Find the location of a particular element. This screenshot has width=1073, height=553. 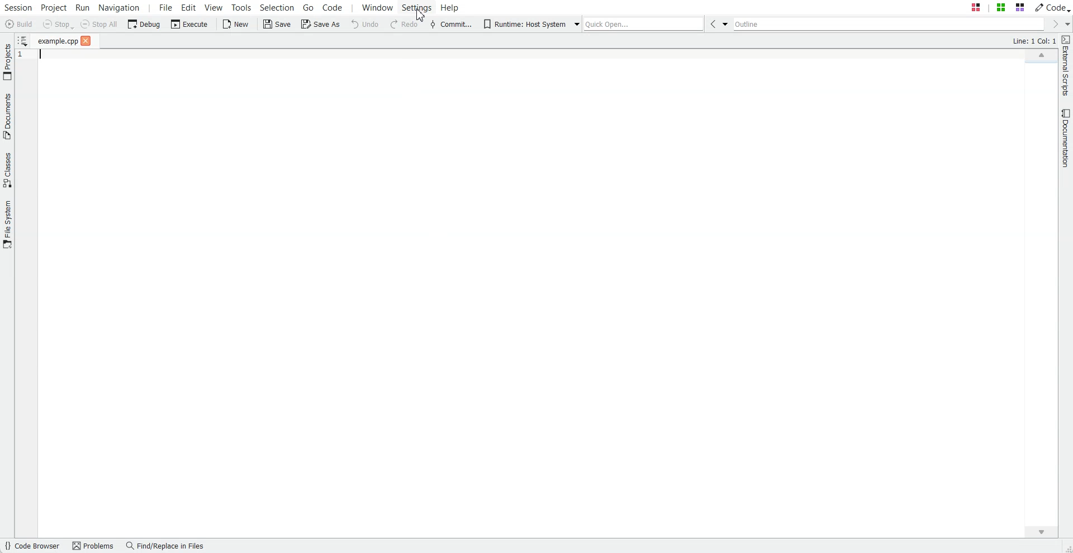

Quick Open is located at coordinates (643, 24).